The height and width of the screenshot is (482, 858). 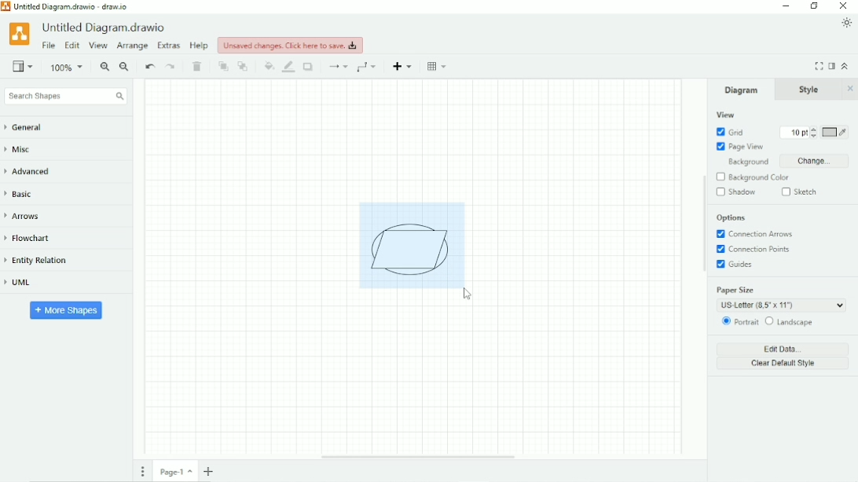 What do you see at coordinates (801, 192) in the screenshot?
I see `Sketch` at bounding box center [801, 192].